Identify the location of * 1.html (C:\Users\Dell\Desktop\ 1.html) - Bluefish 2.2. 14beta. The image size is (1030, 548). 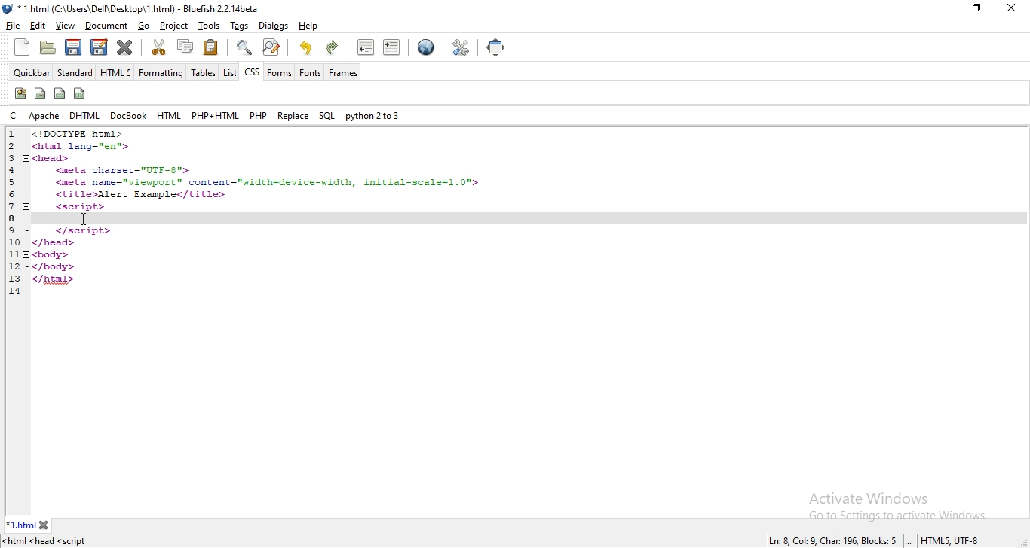
(143, 9).